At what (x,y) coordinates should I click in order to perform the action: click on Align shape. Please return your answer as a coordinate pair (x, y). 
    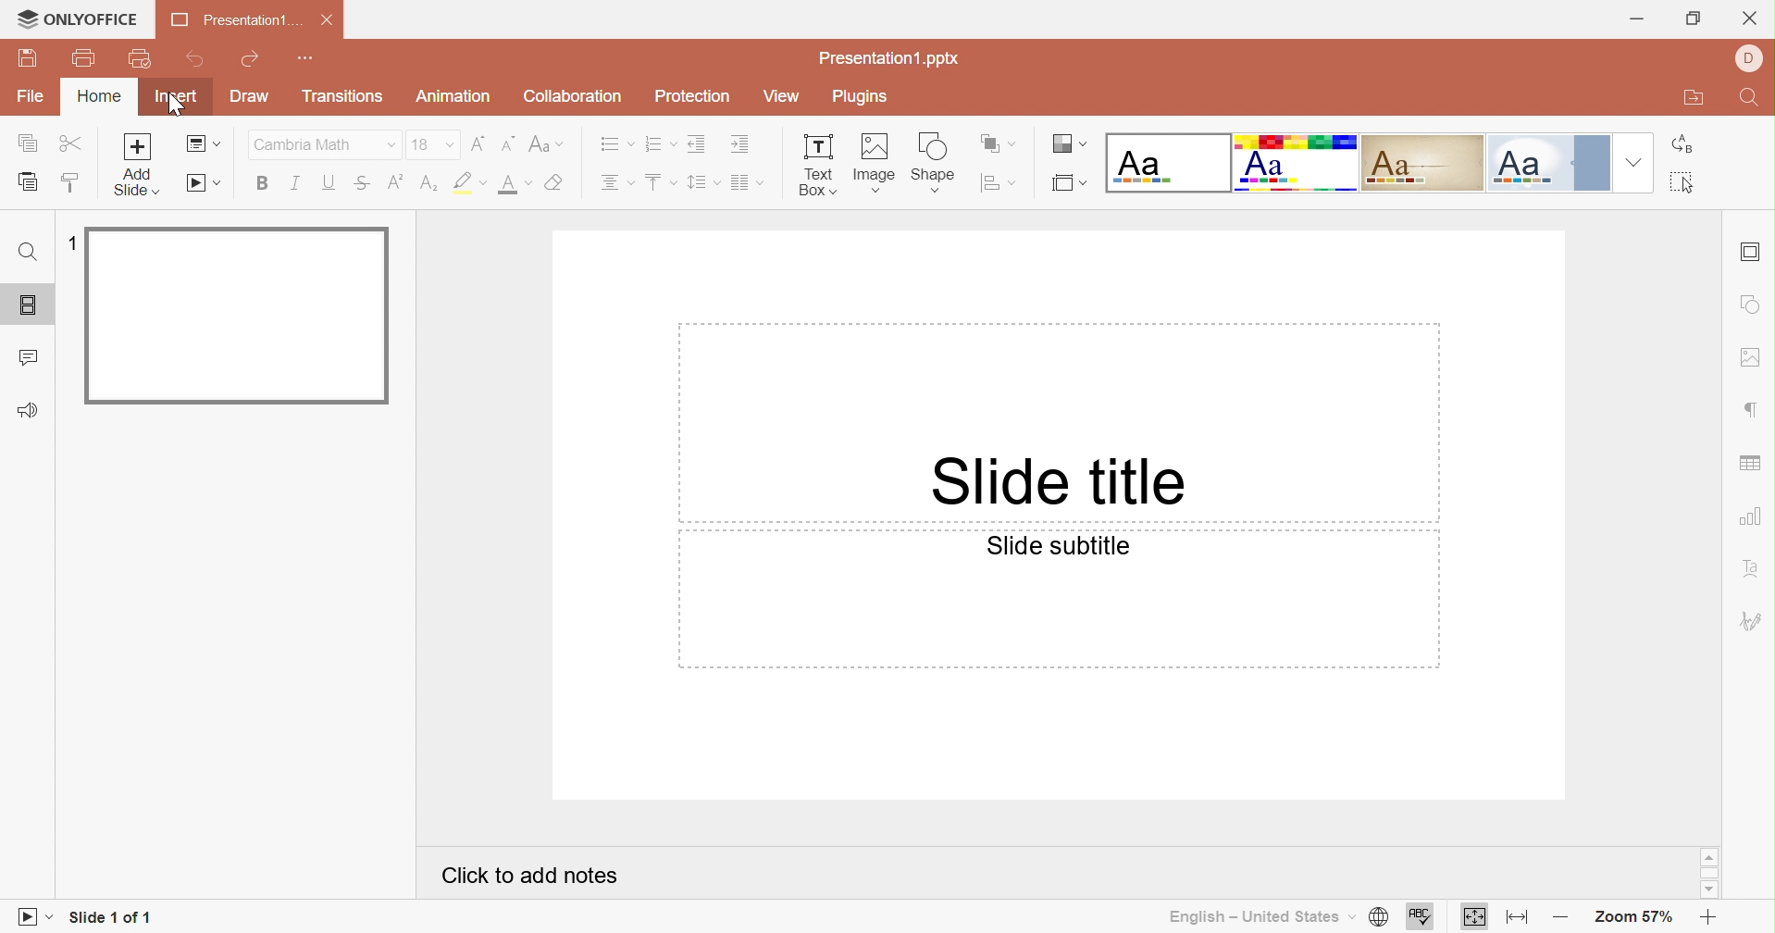
    Looking at the image, I should click on (999, 181).